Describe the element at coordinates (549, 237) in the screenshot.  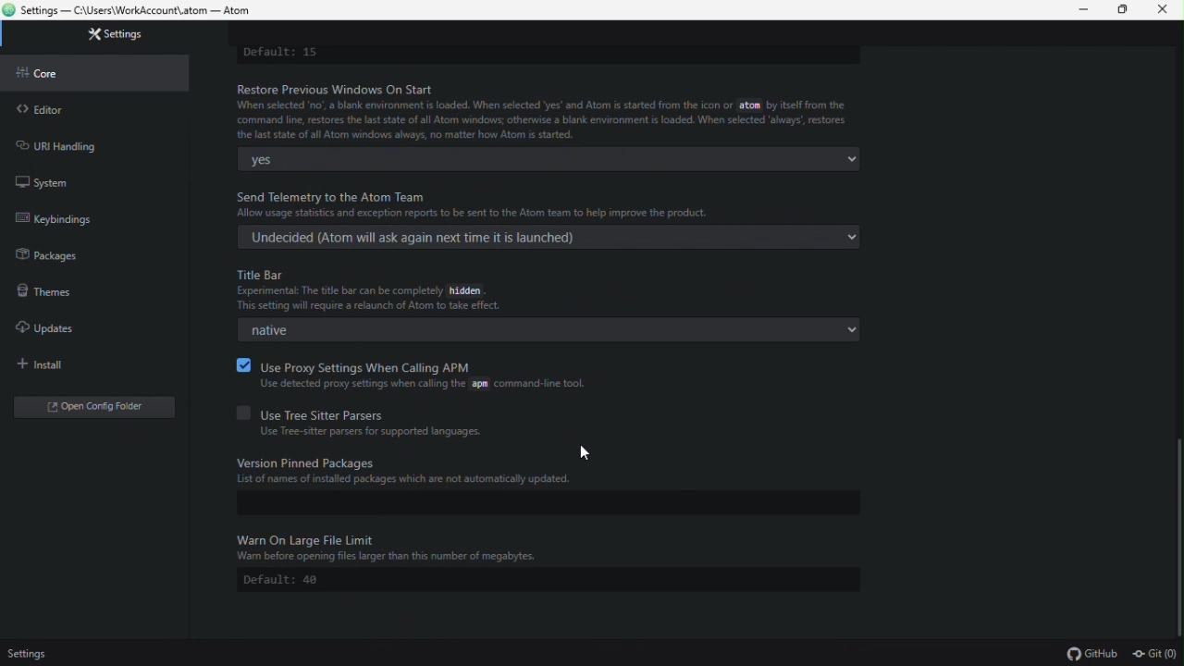
I see `undecided` at that location.